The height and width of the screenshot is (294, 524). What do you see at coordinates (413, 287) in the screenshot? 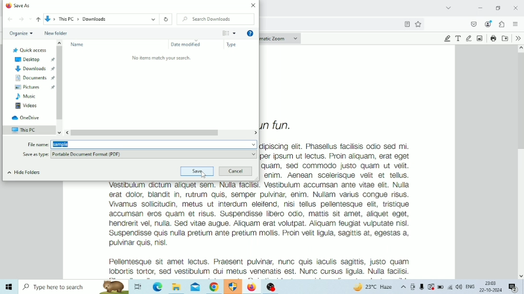
I see `Meet Now` at bounding box center [413, 287].